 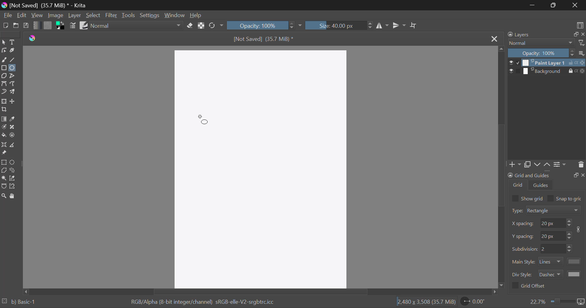 What do you see at coordinates (4, 179) in the screenshot?
I see `Continuous Selection` at bounding box center [4, 179].